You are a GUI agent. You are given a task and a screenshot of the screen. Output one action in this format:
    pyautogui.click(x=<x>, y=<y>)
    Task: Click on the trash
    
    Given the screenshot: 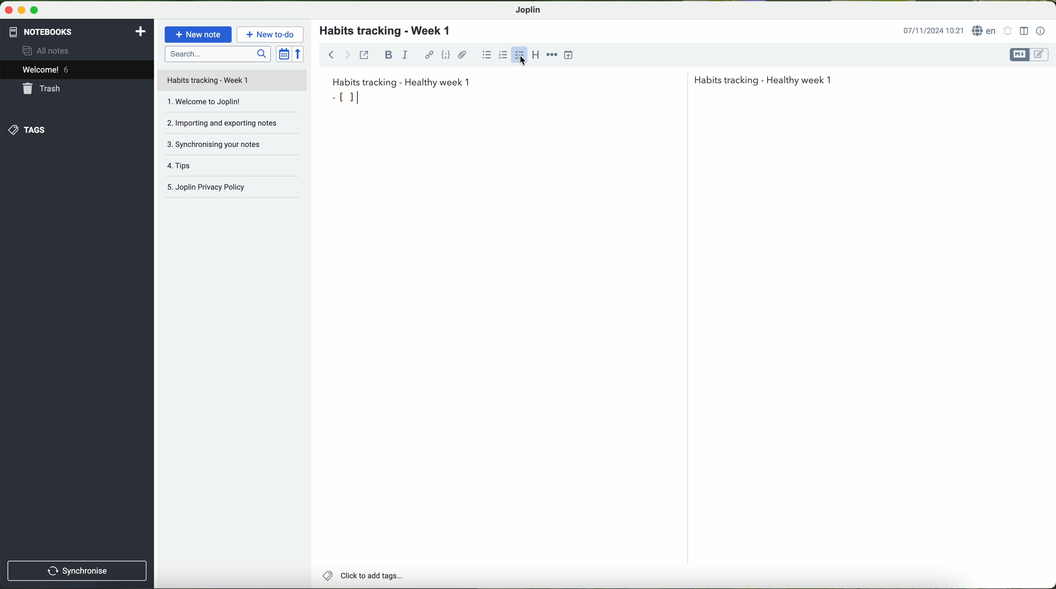 What is the action you would take?
    pyautogui.click(x=43, y=88)
    